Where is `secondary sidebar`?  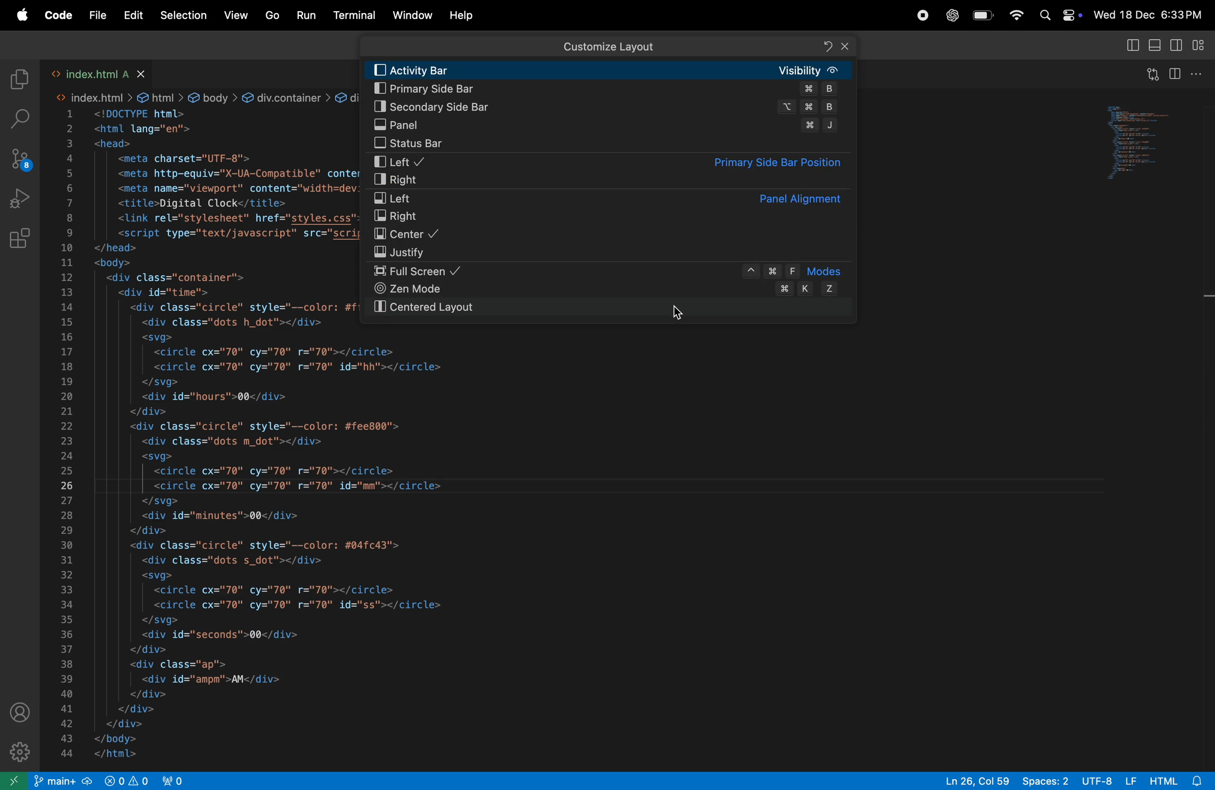
secondary sidebar is located at coordinates (611, 107).